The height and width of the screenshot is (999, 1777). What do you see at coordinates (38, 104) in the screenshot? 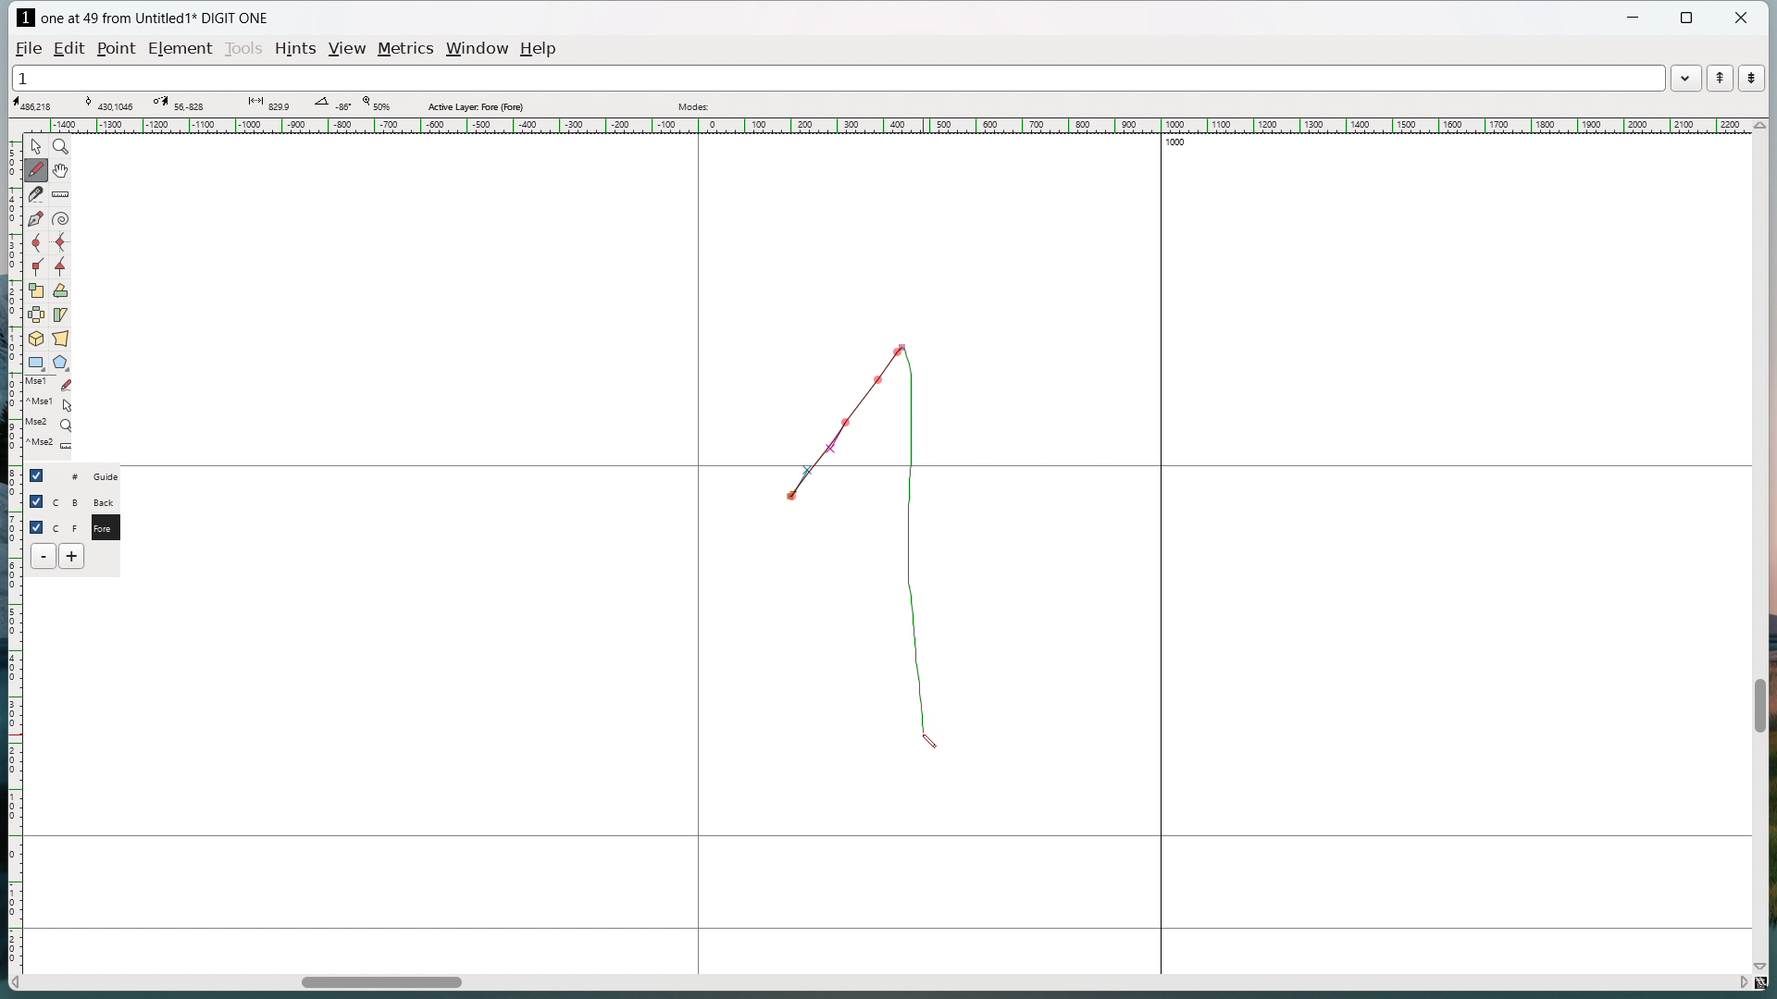
I see `cursor coordinate` at bounding box center [38, 104].